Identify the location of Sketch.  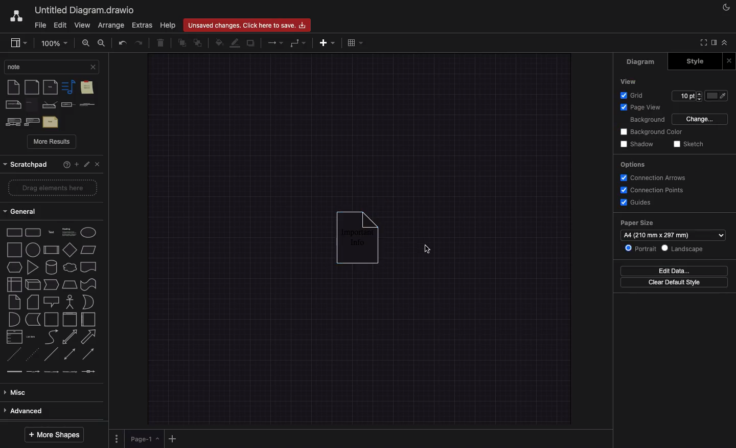
(691, 144).